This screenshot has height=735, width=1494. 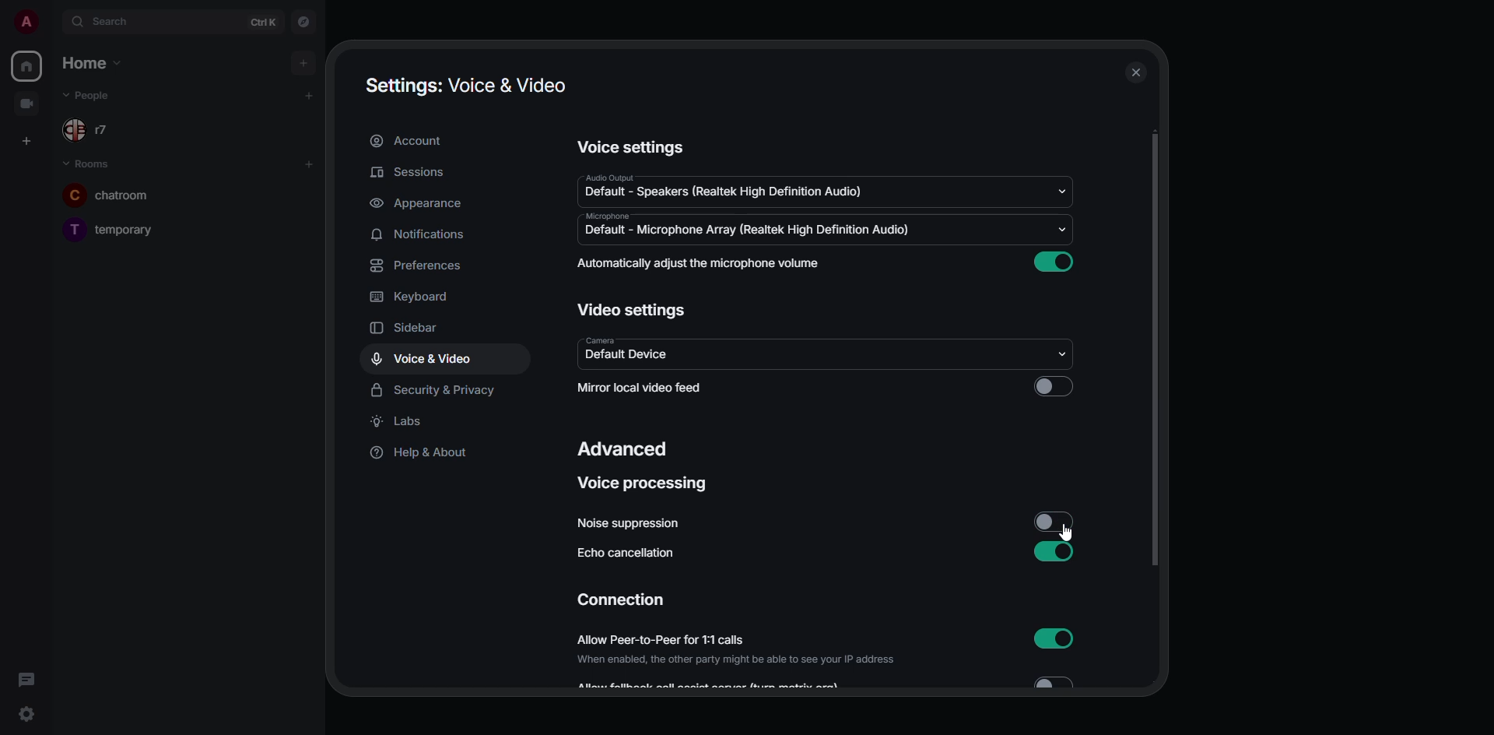 I want to click on add, so click(x=309, y=164).